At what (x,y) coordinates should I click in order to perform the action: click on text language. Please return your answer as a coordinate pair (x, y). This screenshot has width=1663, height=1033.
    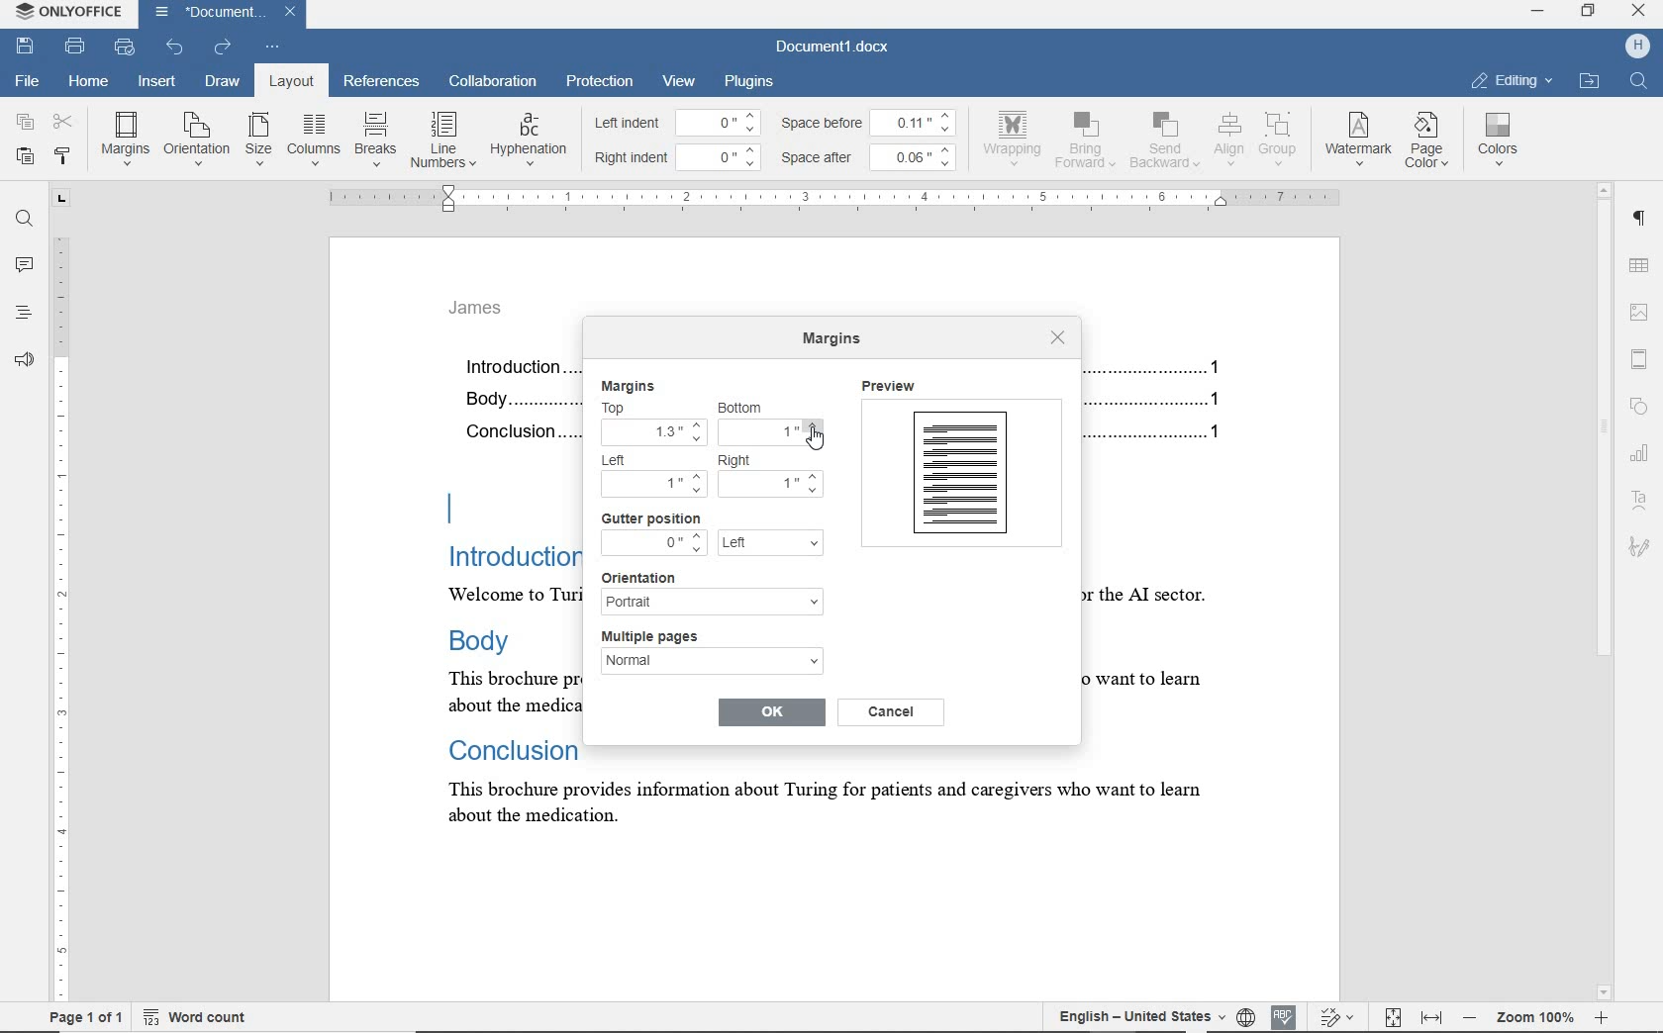
    Looking at the image, I should click on (1135, 1015).